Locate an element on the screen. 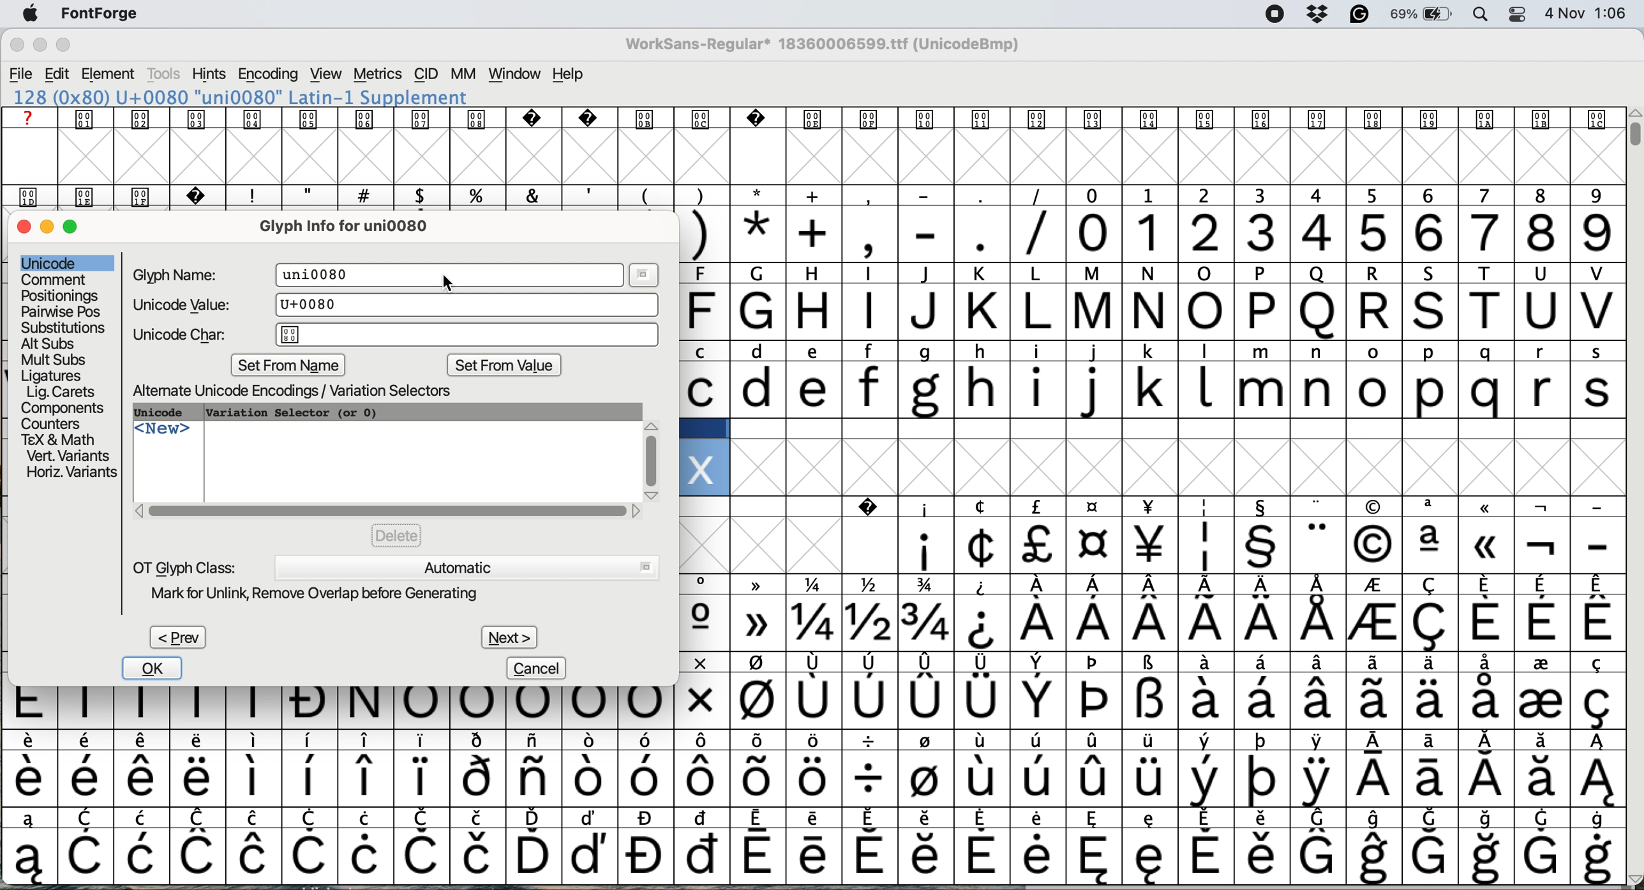 This screenshot has width=1644, height=890. vert variants is located at coordinates (68, 456).